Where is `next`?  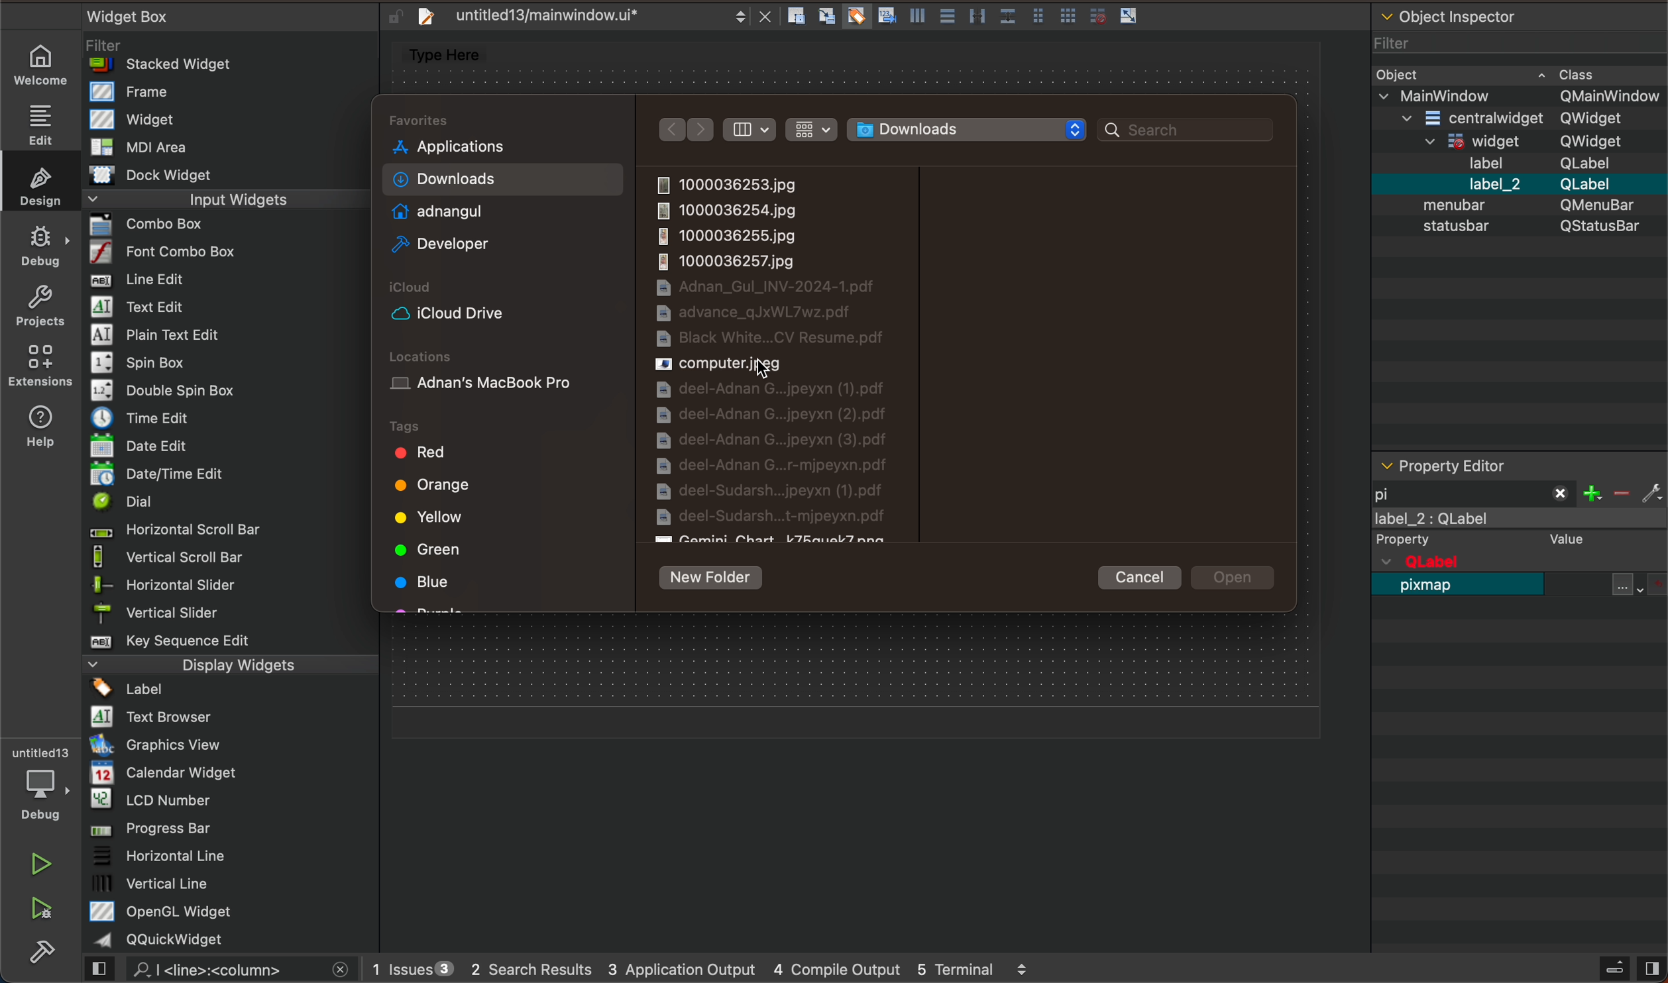
next is located at coordinates (700, 130).